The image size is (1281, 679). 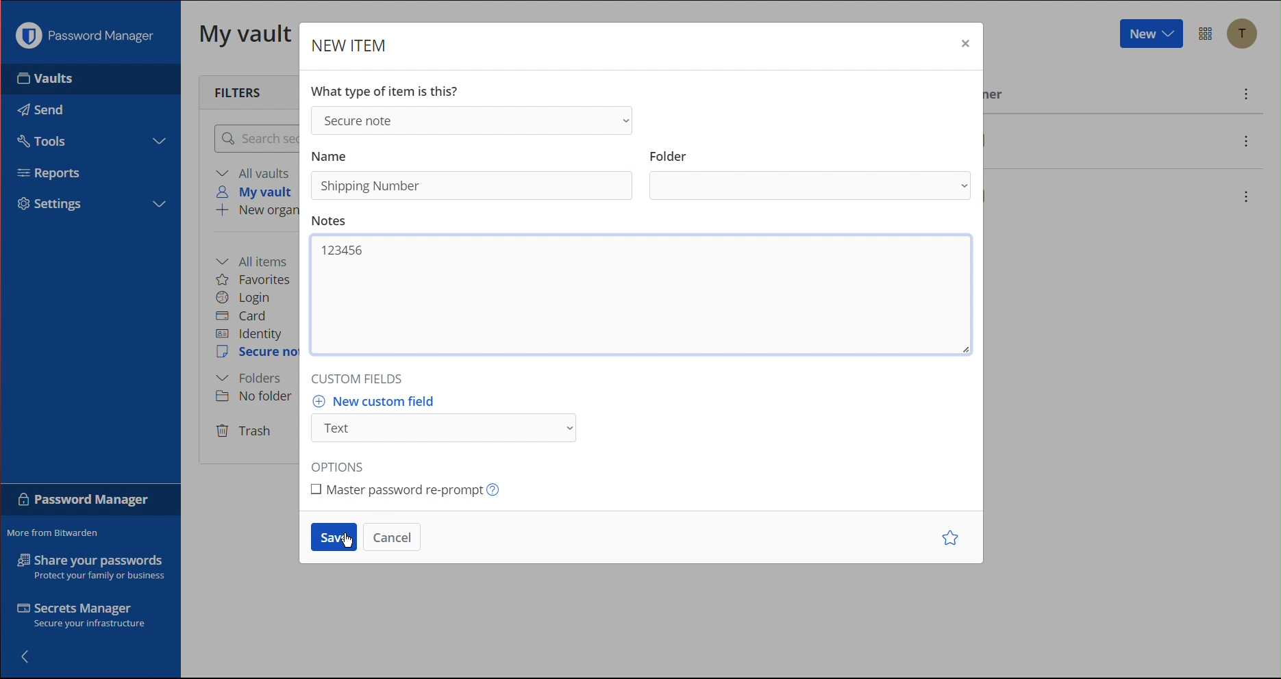 I want to click on 123456, so click(x=343, y=250).